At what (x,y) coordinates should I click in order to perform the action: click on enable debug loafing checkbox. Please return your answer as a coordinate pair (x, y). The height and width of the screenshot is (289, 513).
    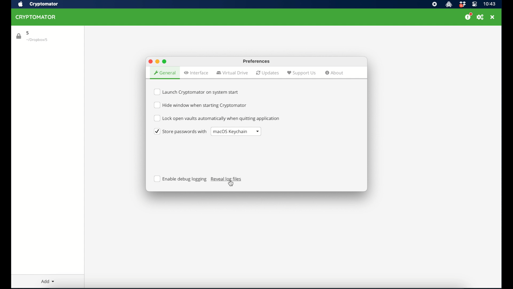
    Looking at the image, I should click on (180, 179).